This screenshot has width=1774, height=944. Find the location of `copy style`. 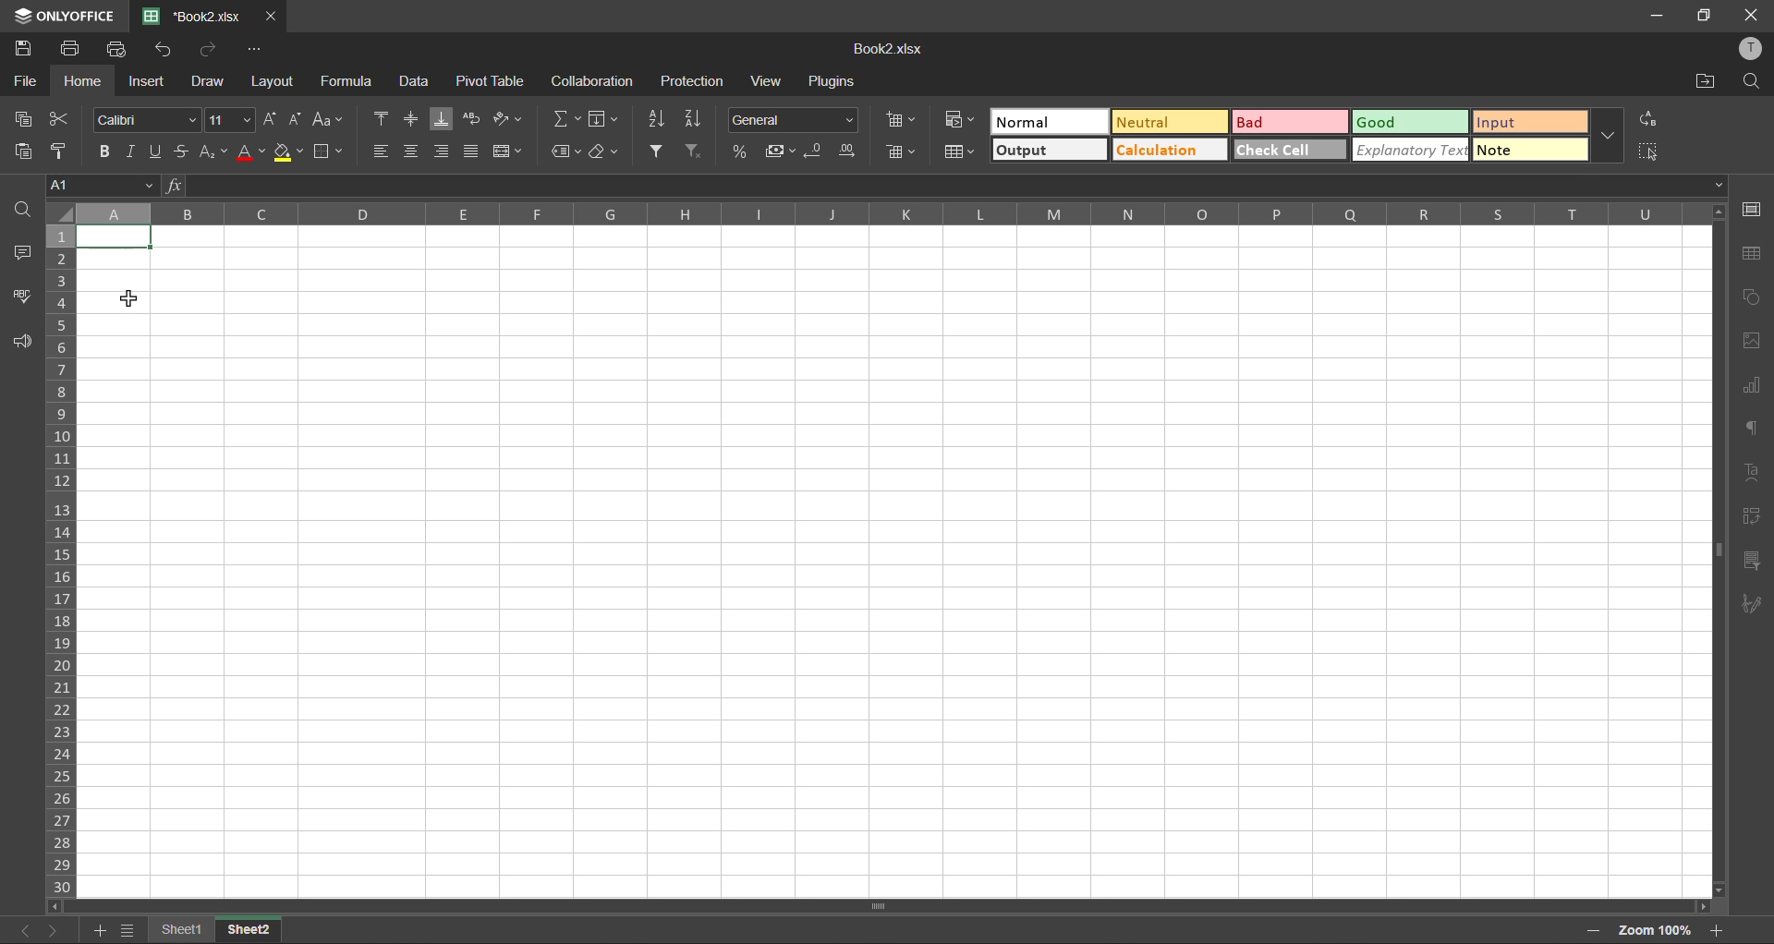

copy style is located at coordinates (66, 151).